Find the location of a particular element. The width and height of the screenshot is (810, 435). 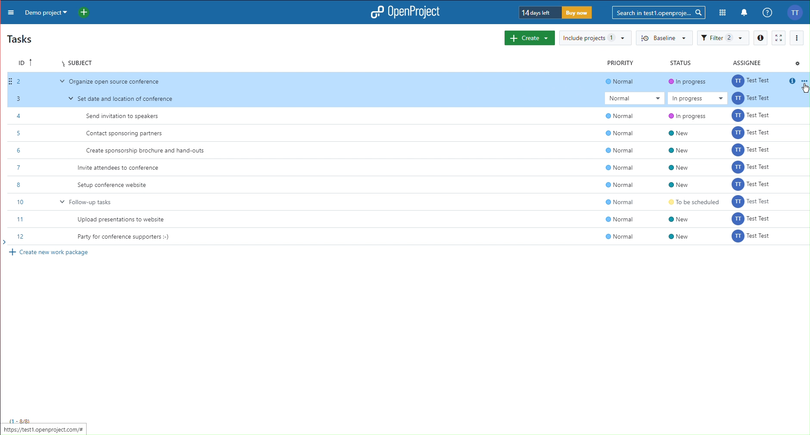

More is located at coordinates (9, 12).